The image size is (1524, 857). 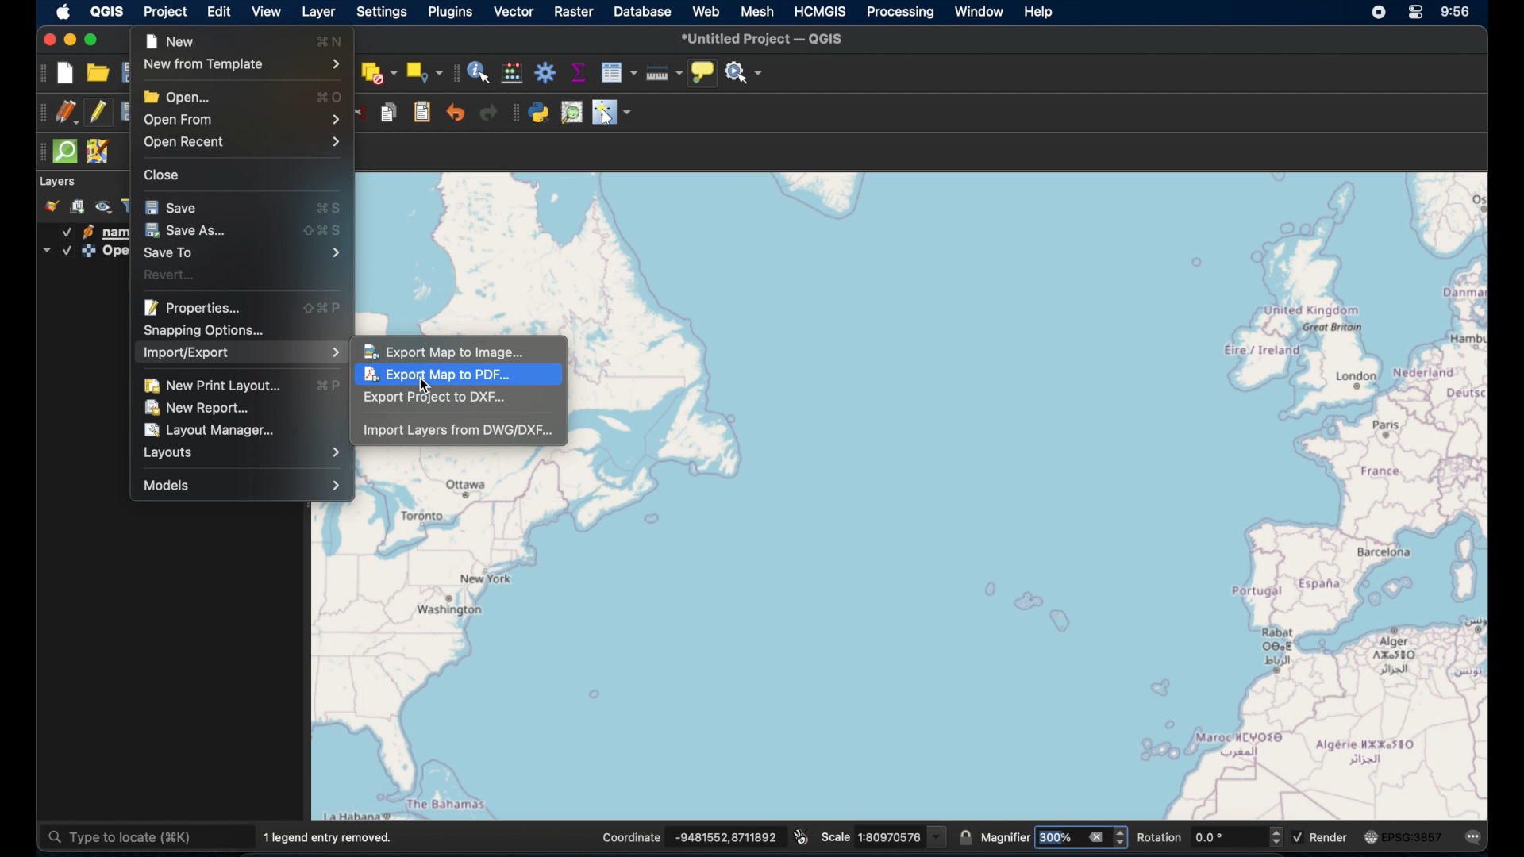 I want to click on save as shortcut, so click(x=321, y=231).